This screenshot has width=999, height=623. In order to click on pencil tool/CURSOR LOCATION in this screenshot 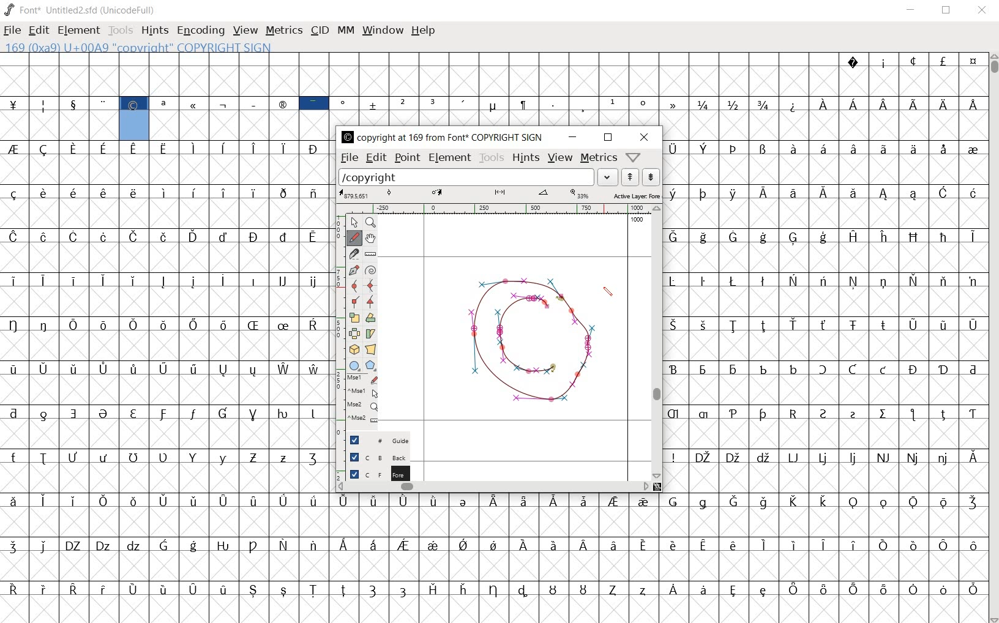, I will do `click(608, 293)`.